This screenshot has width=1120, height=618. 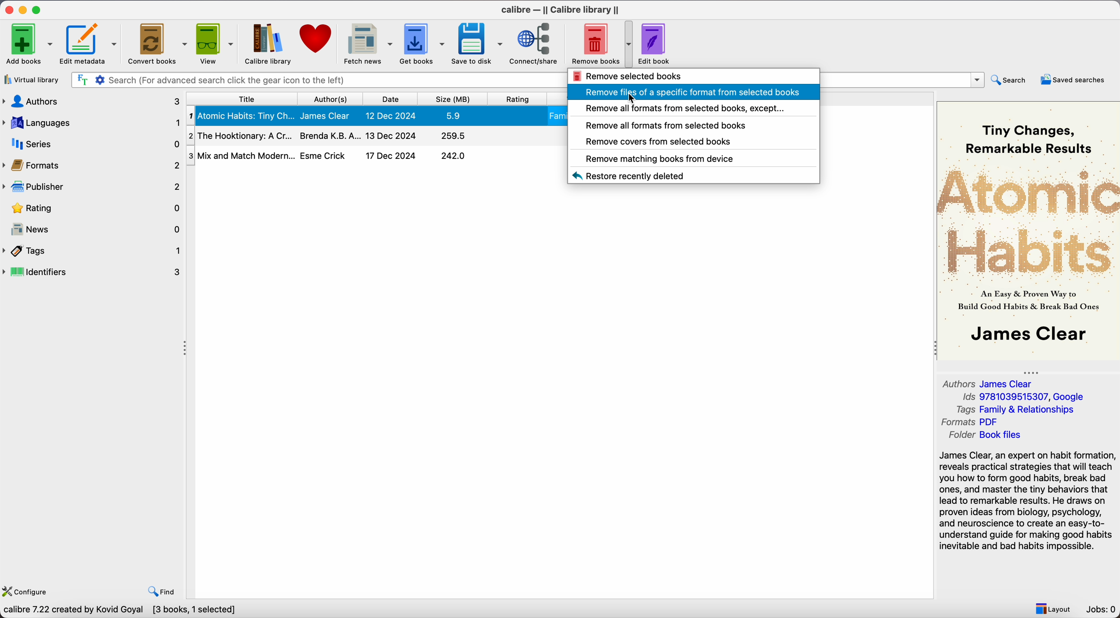 I want to click on find, so click(x=162, y=592).